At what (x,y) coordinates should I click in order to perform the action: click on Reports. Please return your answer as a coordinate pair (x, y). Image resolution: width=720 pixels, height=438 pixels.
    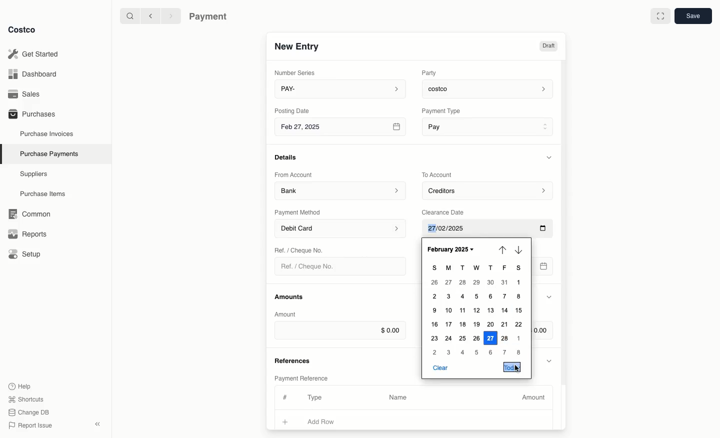
    Looking at the image, I should click on (26, 232).